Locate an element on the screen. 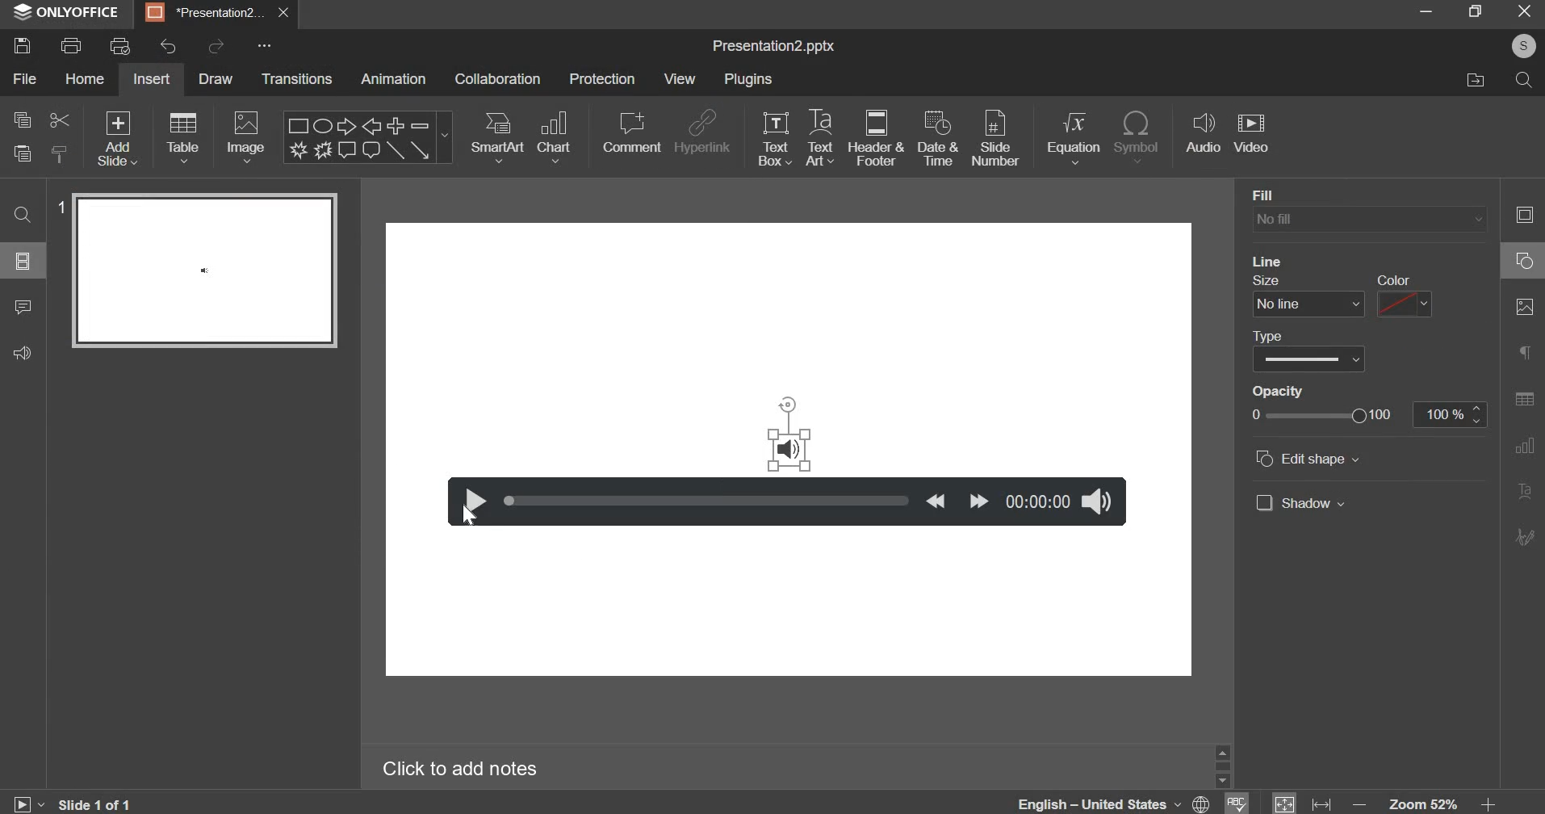 This screenshot has width=1545, height=814. paste is located at coordinates (21, 156).